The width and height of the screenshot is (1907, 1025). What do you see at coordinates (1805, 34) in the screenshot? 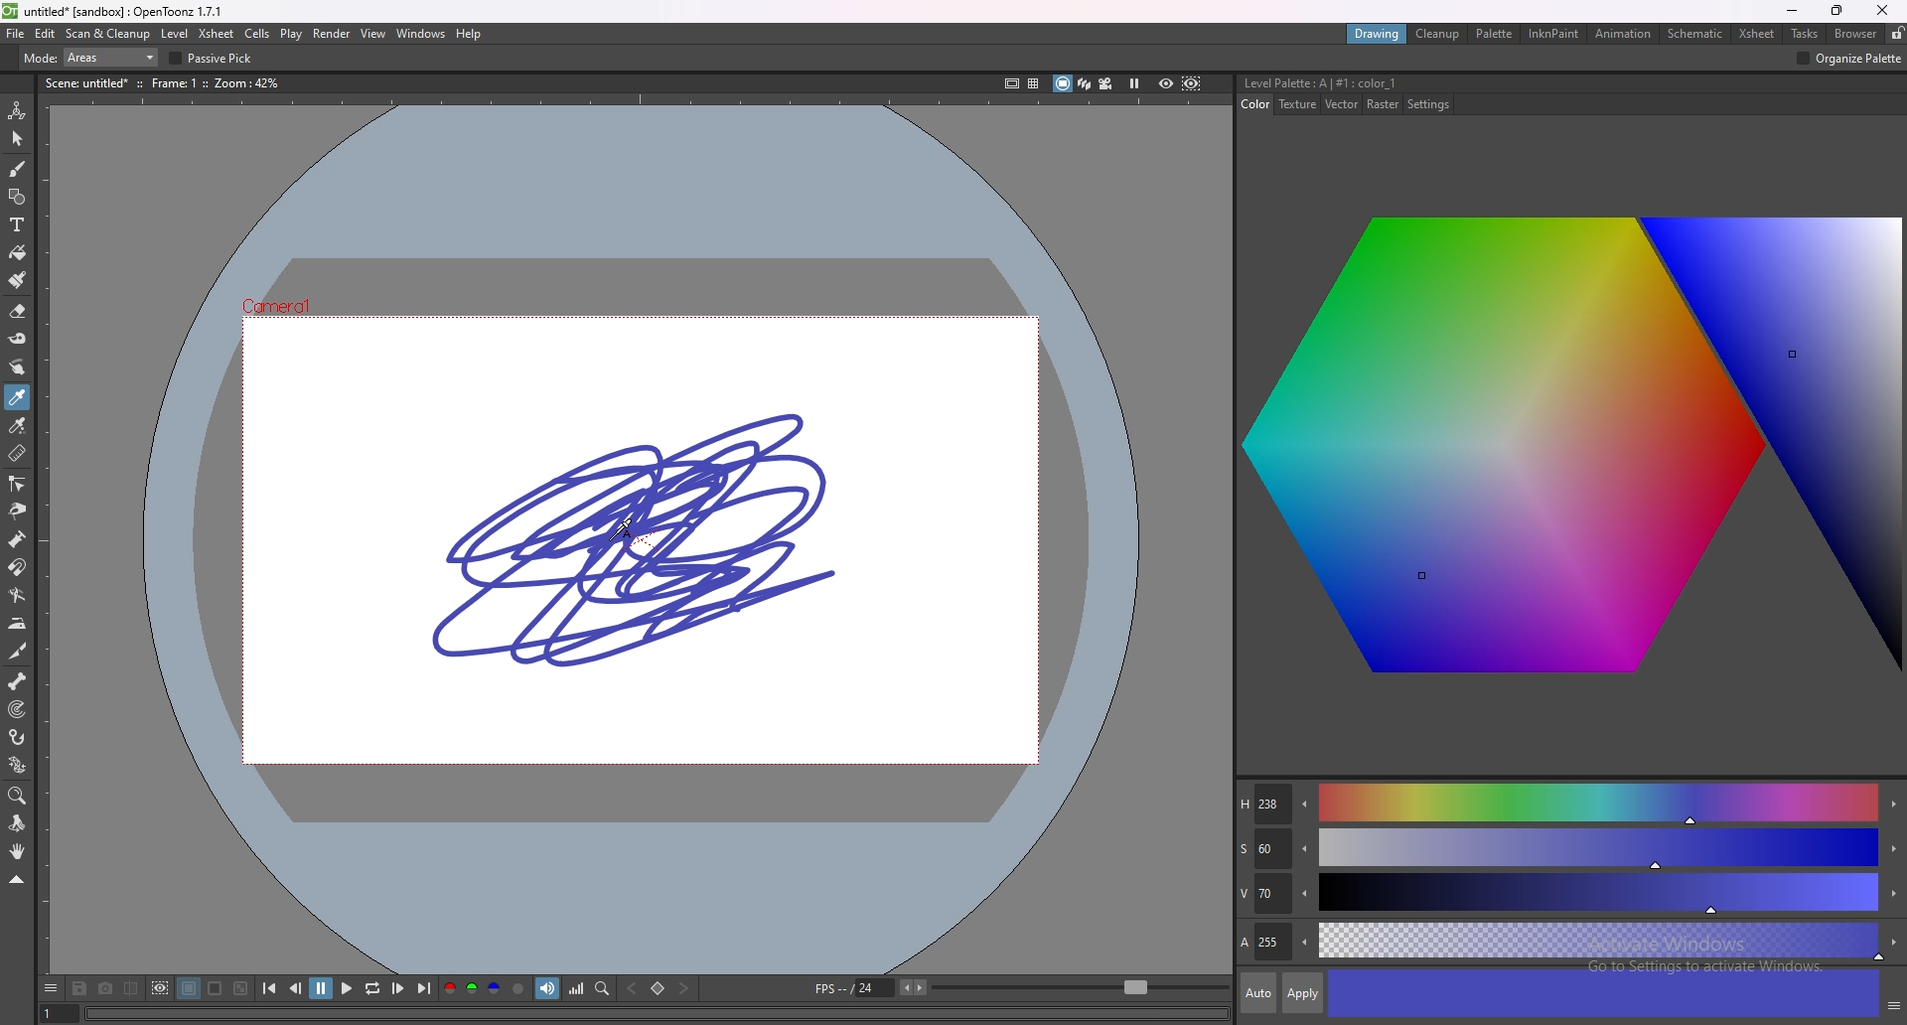
I see `tasks` at bounding box center [1805, 34].